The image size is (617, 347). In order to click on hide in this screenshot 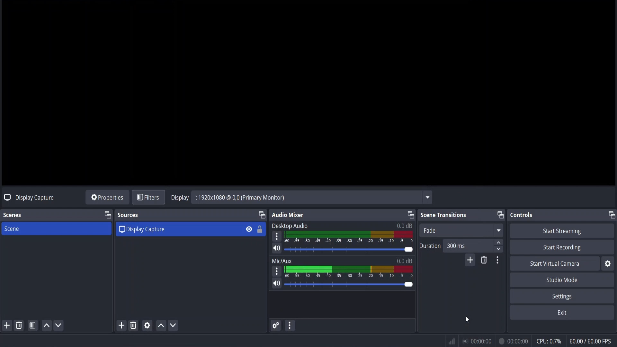, I will do `click(249, 229)`.